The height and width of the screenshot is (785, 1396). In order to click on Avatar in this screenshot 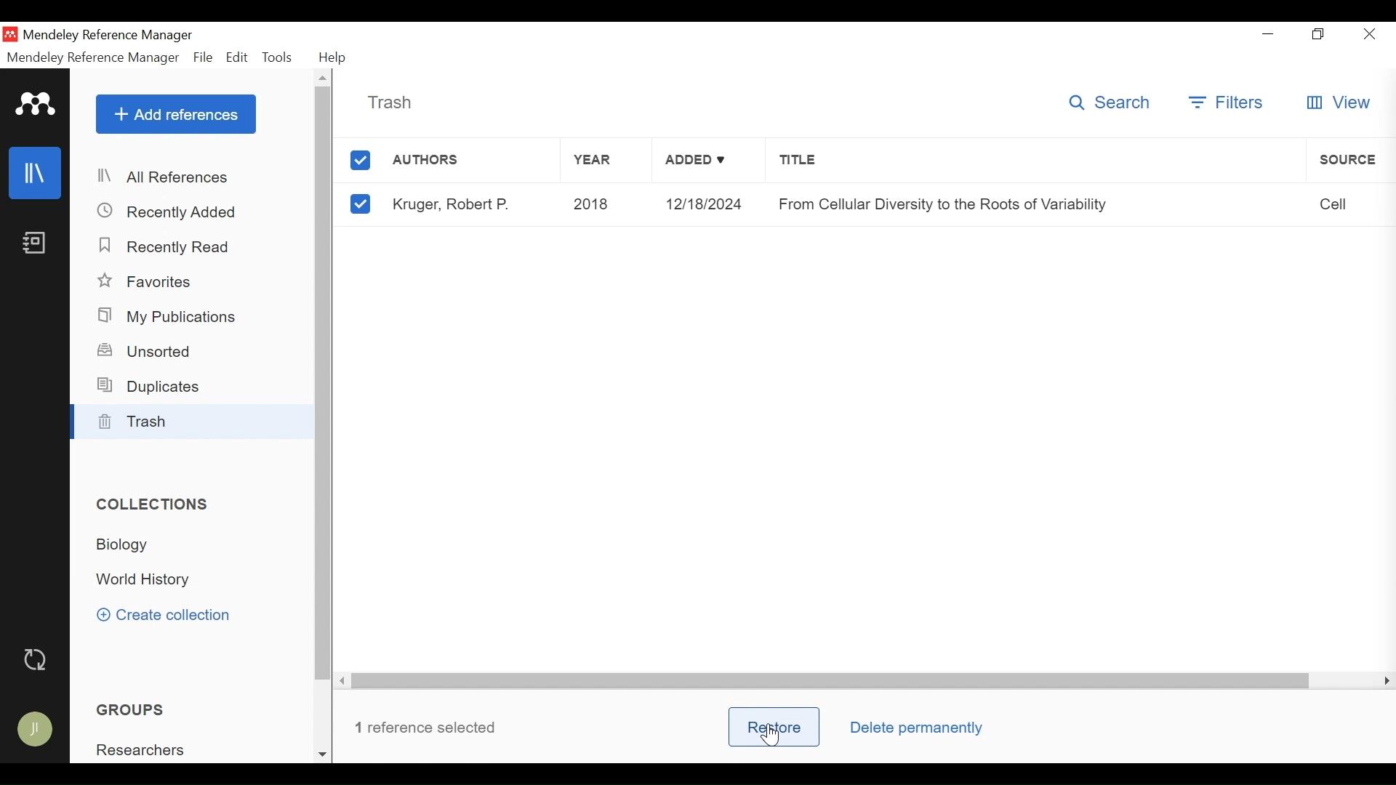, I will do `click(40, 729)`.